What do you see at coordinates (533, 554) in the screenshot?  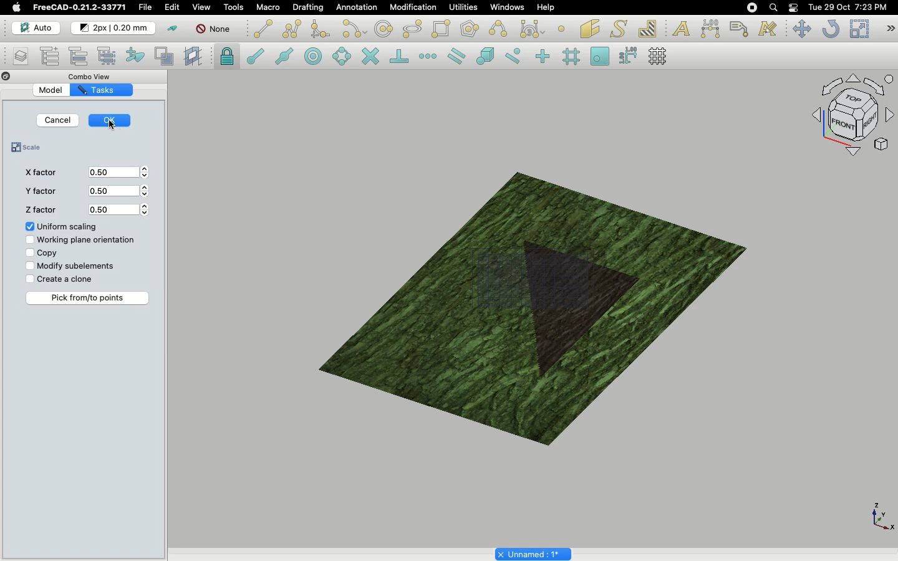 I see `Project name` at bounding box center [533, 554].